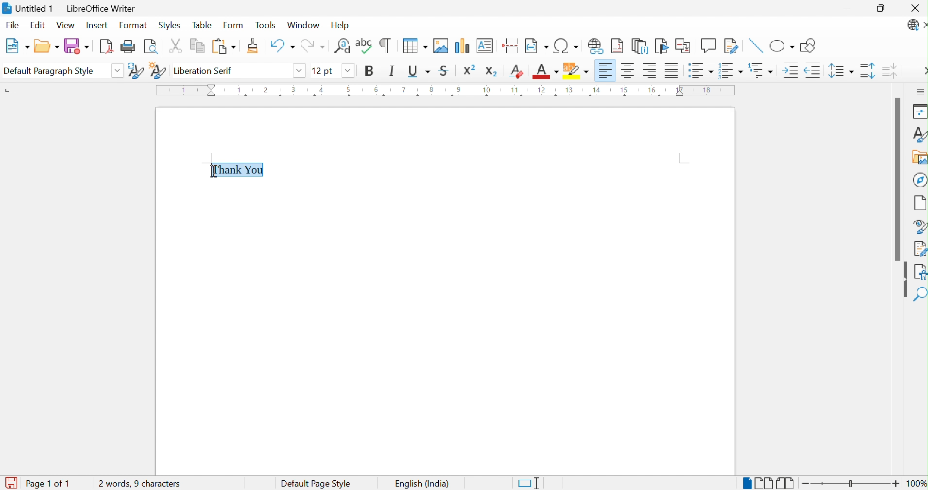 The height and width of the screenshot is (490, 928). Describe the element at coordinates (709, 46) in the screenshot. I see `Insert Comment` at that location.